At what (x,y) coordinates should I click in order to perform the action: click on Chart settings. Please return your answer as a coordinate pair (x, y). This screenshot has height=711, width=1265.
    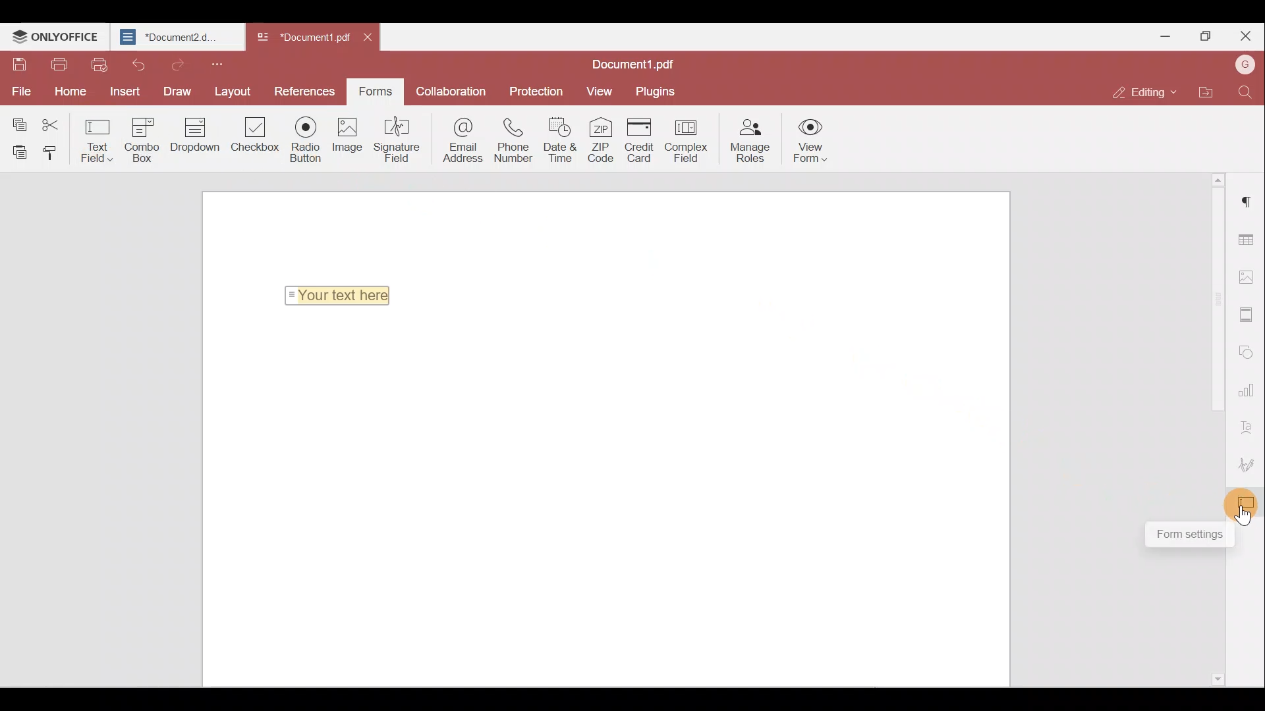
    Looking at the image, I should click on (1249, 389).